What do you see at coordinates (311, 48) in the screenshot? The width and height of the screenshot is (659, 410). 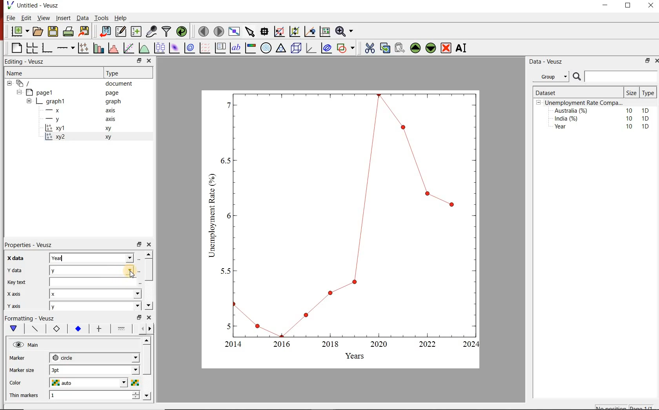 I see `3d graphs` at bounding box center [311, 48].